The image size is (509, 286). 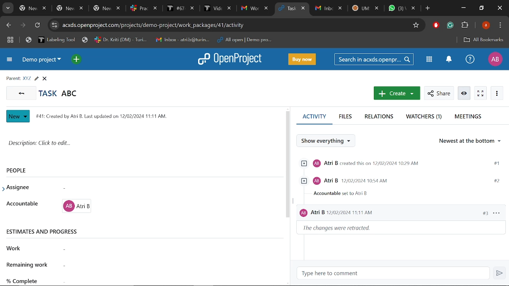 What do you see at coordinates (463, 9) in the screenshot?
I see `Minimize` at bounding box center [463, 9].